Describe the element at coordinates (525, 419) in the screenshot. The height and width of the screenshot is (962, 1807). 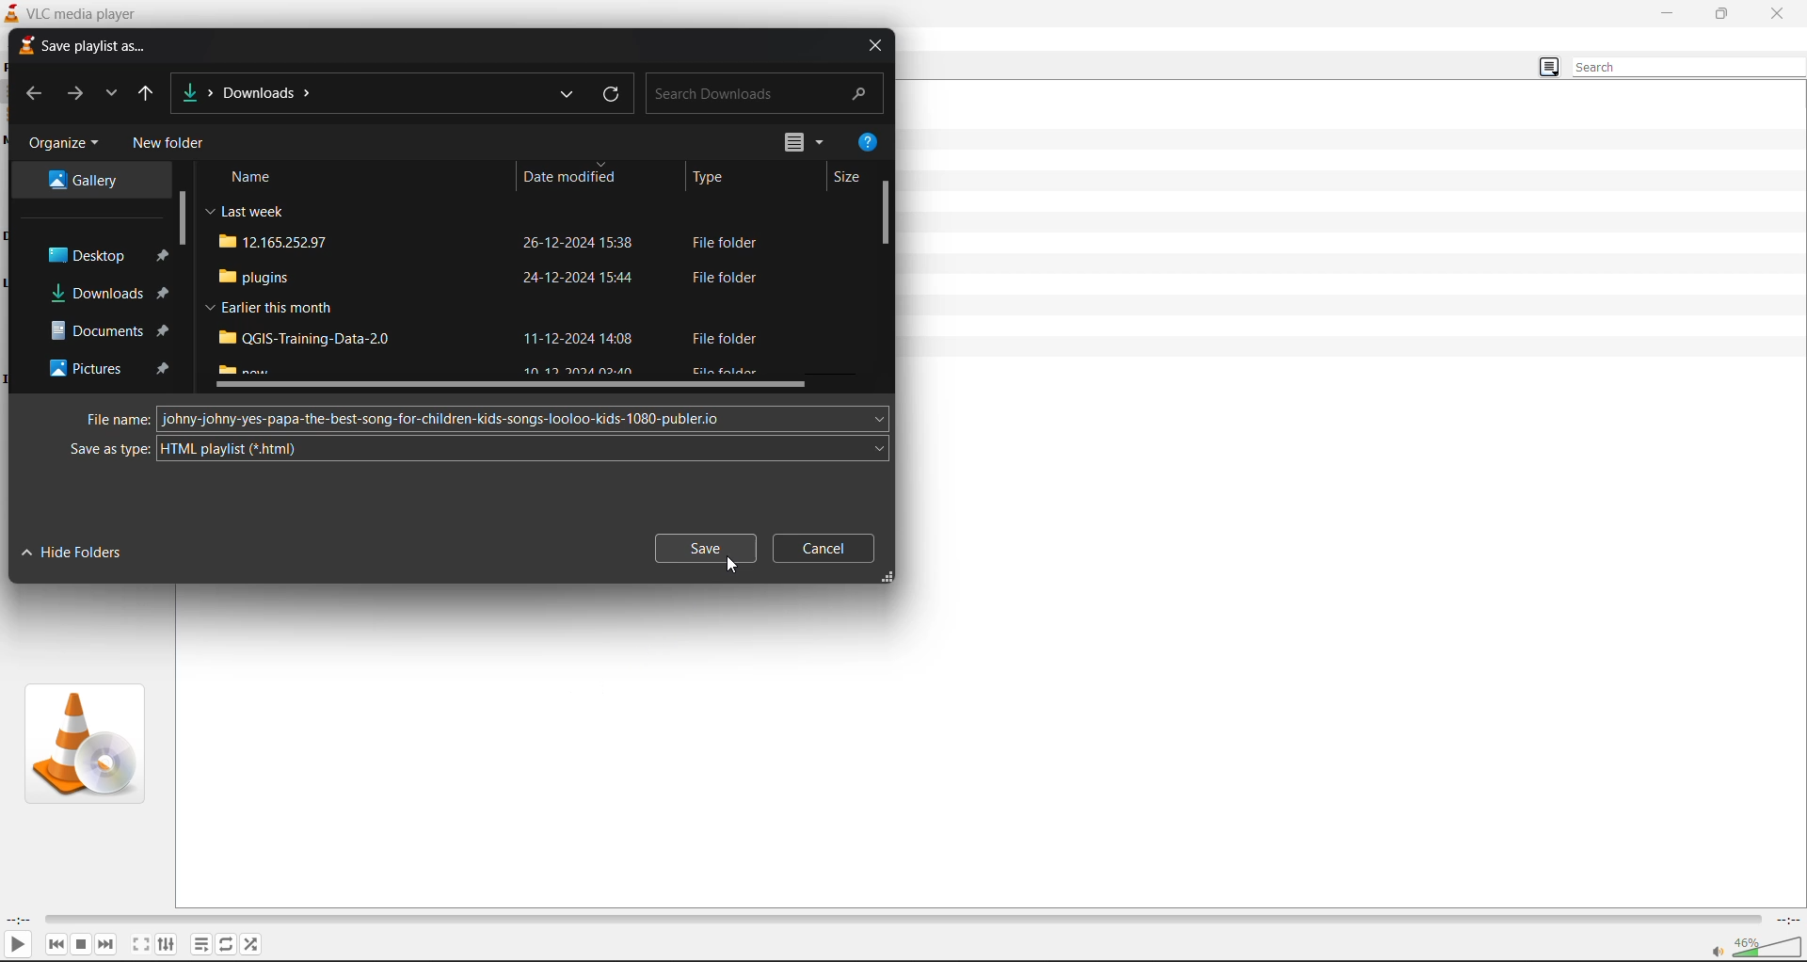
I see `add file name` at that location.